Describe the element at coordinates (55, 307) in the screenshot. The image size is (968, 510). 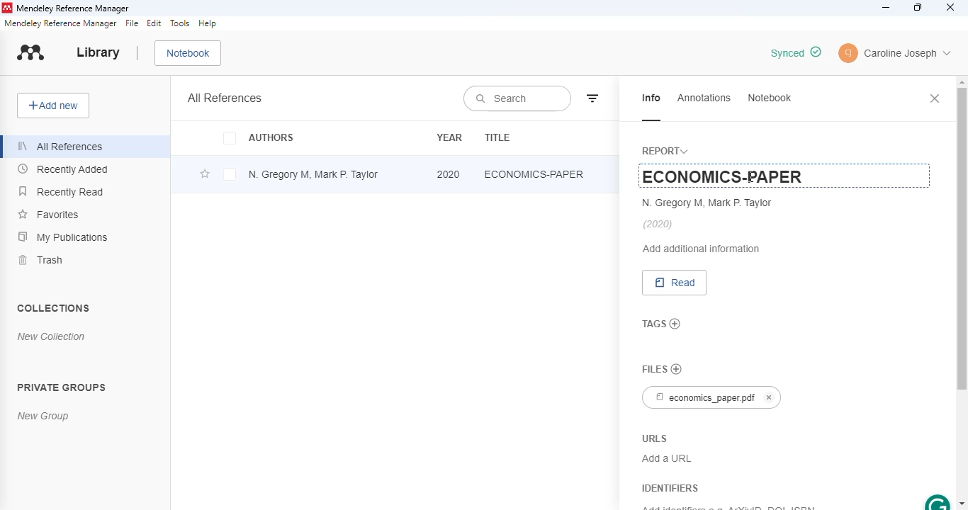
I see `collections` at that location.